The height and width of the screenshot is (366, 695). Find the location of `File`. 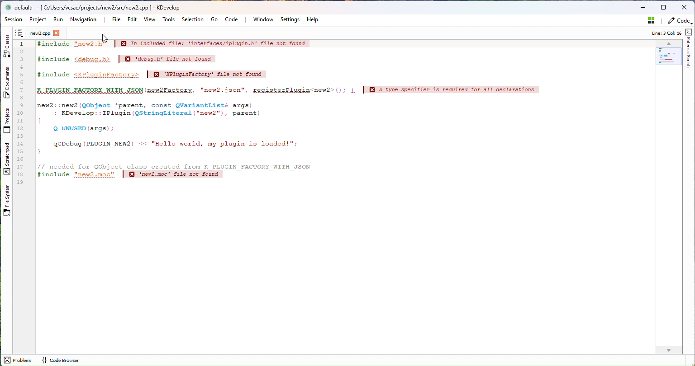

File is located at coordinates (116, 20).